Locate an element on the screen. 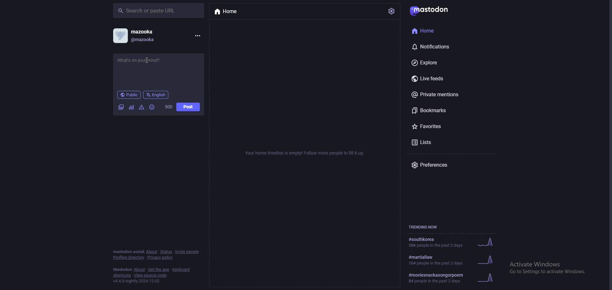  notifications is located at coordinates (442, 46).